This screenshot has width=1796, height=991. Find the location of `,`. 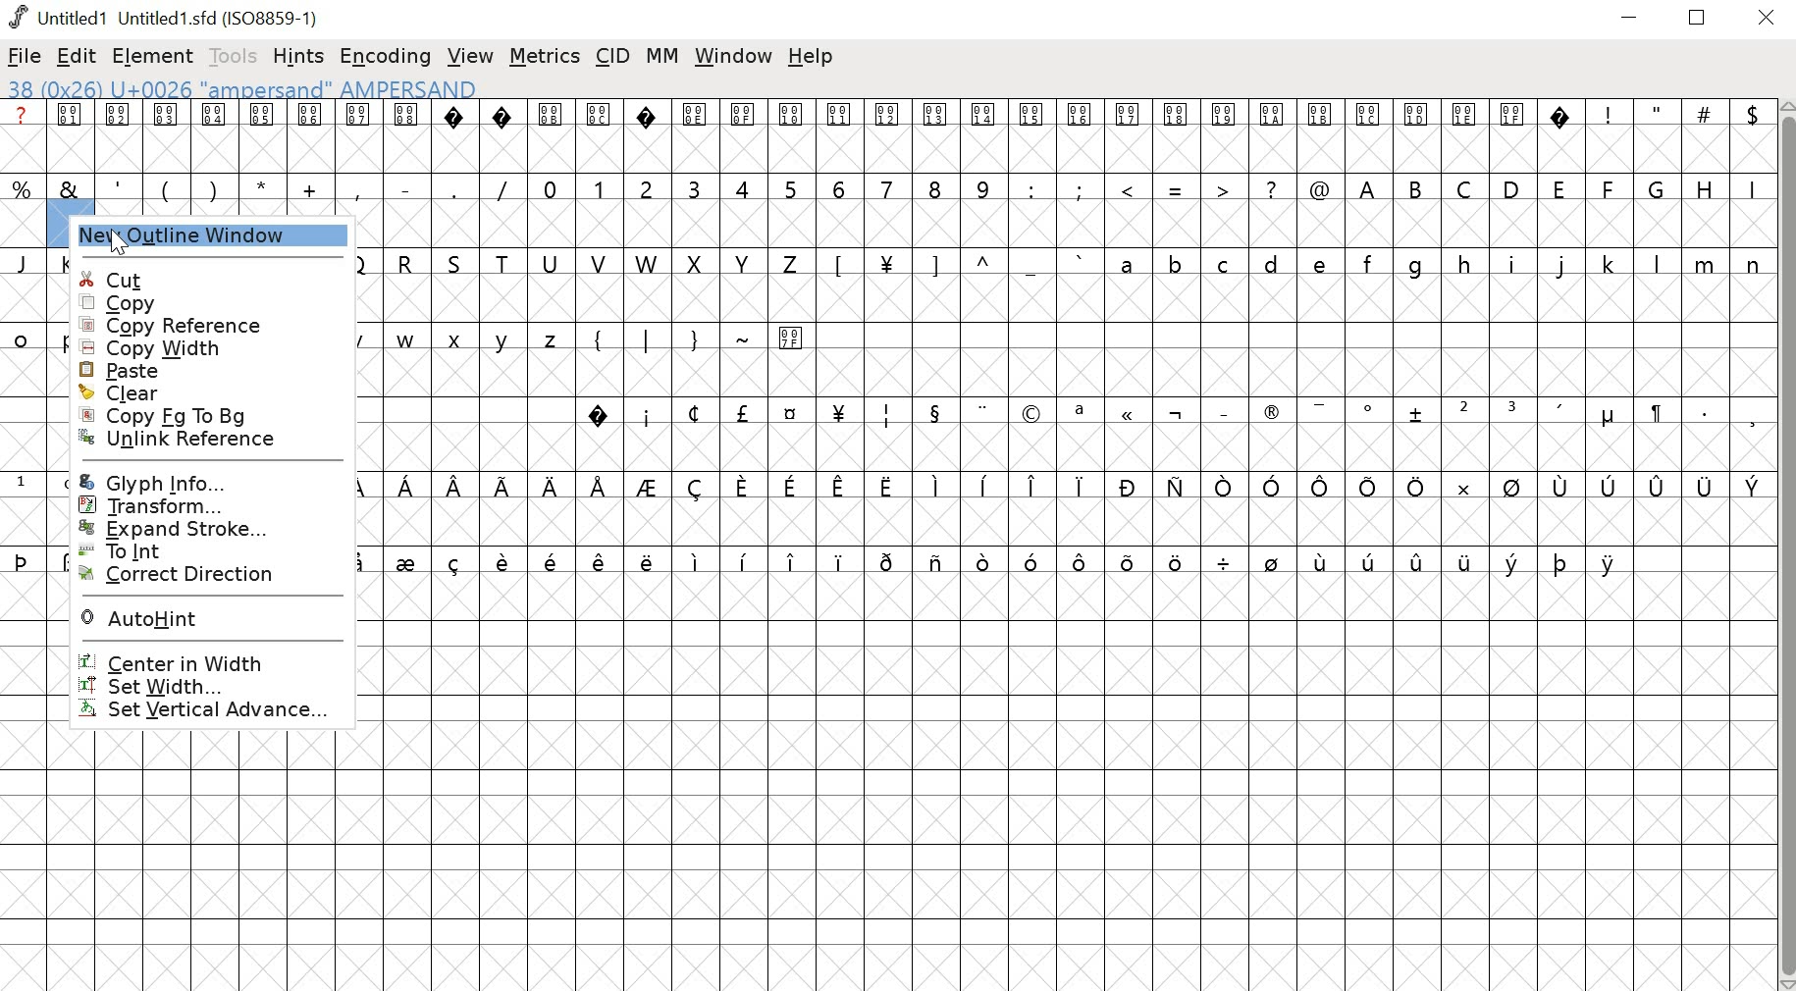

, is located at coordinates (1752, 417).